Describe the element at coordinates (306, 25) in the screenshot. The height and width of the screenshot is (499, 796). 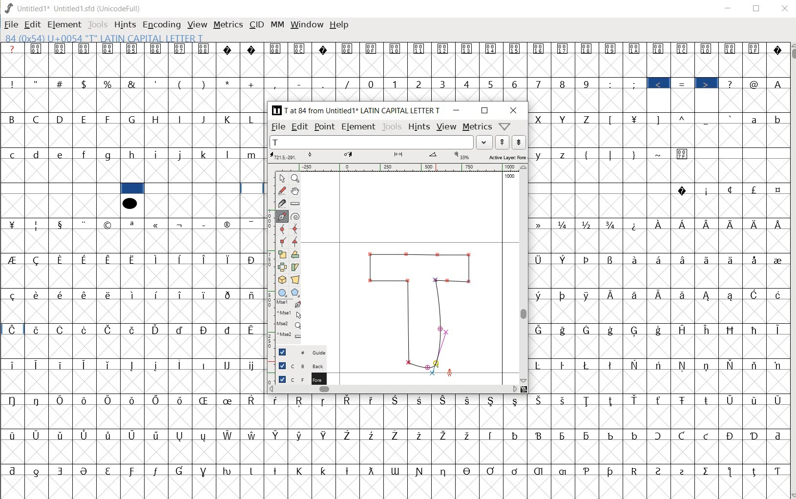
I see `window` at that location.